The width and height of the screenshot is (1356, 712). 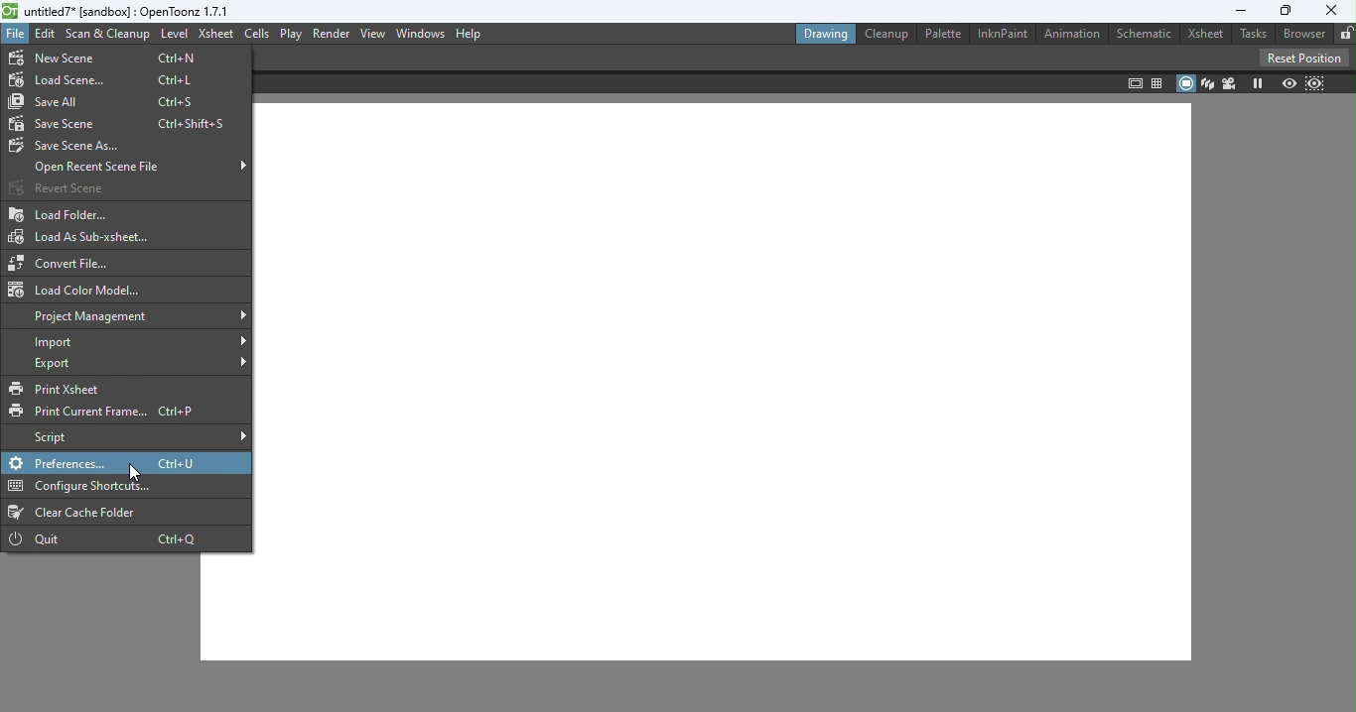 I want to click on Preview, so click(x=1288, y=82).